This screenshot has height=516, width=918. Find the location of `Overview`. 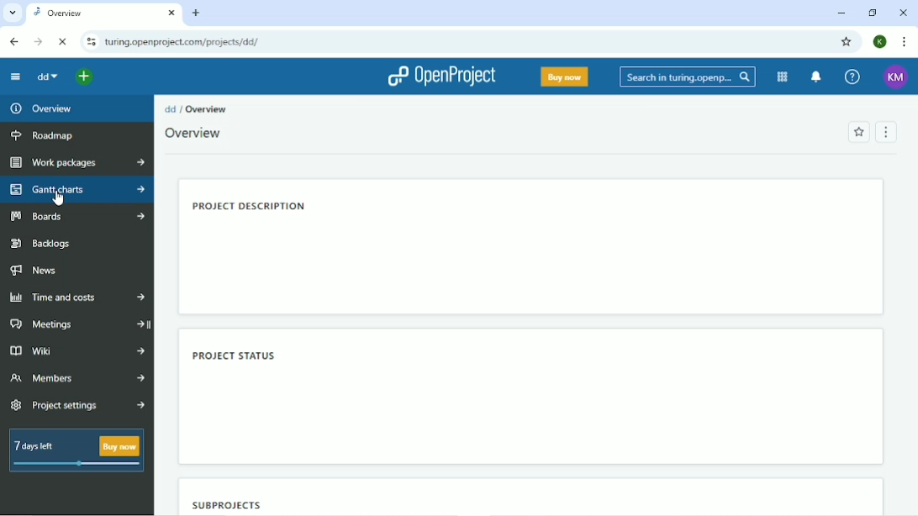

Overview is located at coordinates (193, 133).